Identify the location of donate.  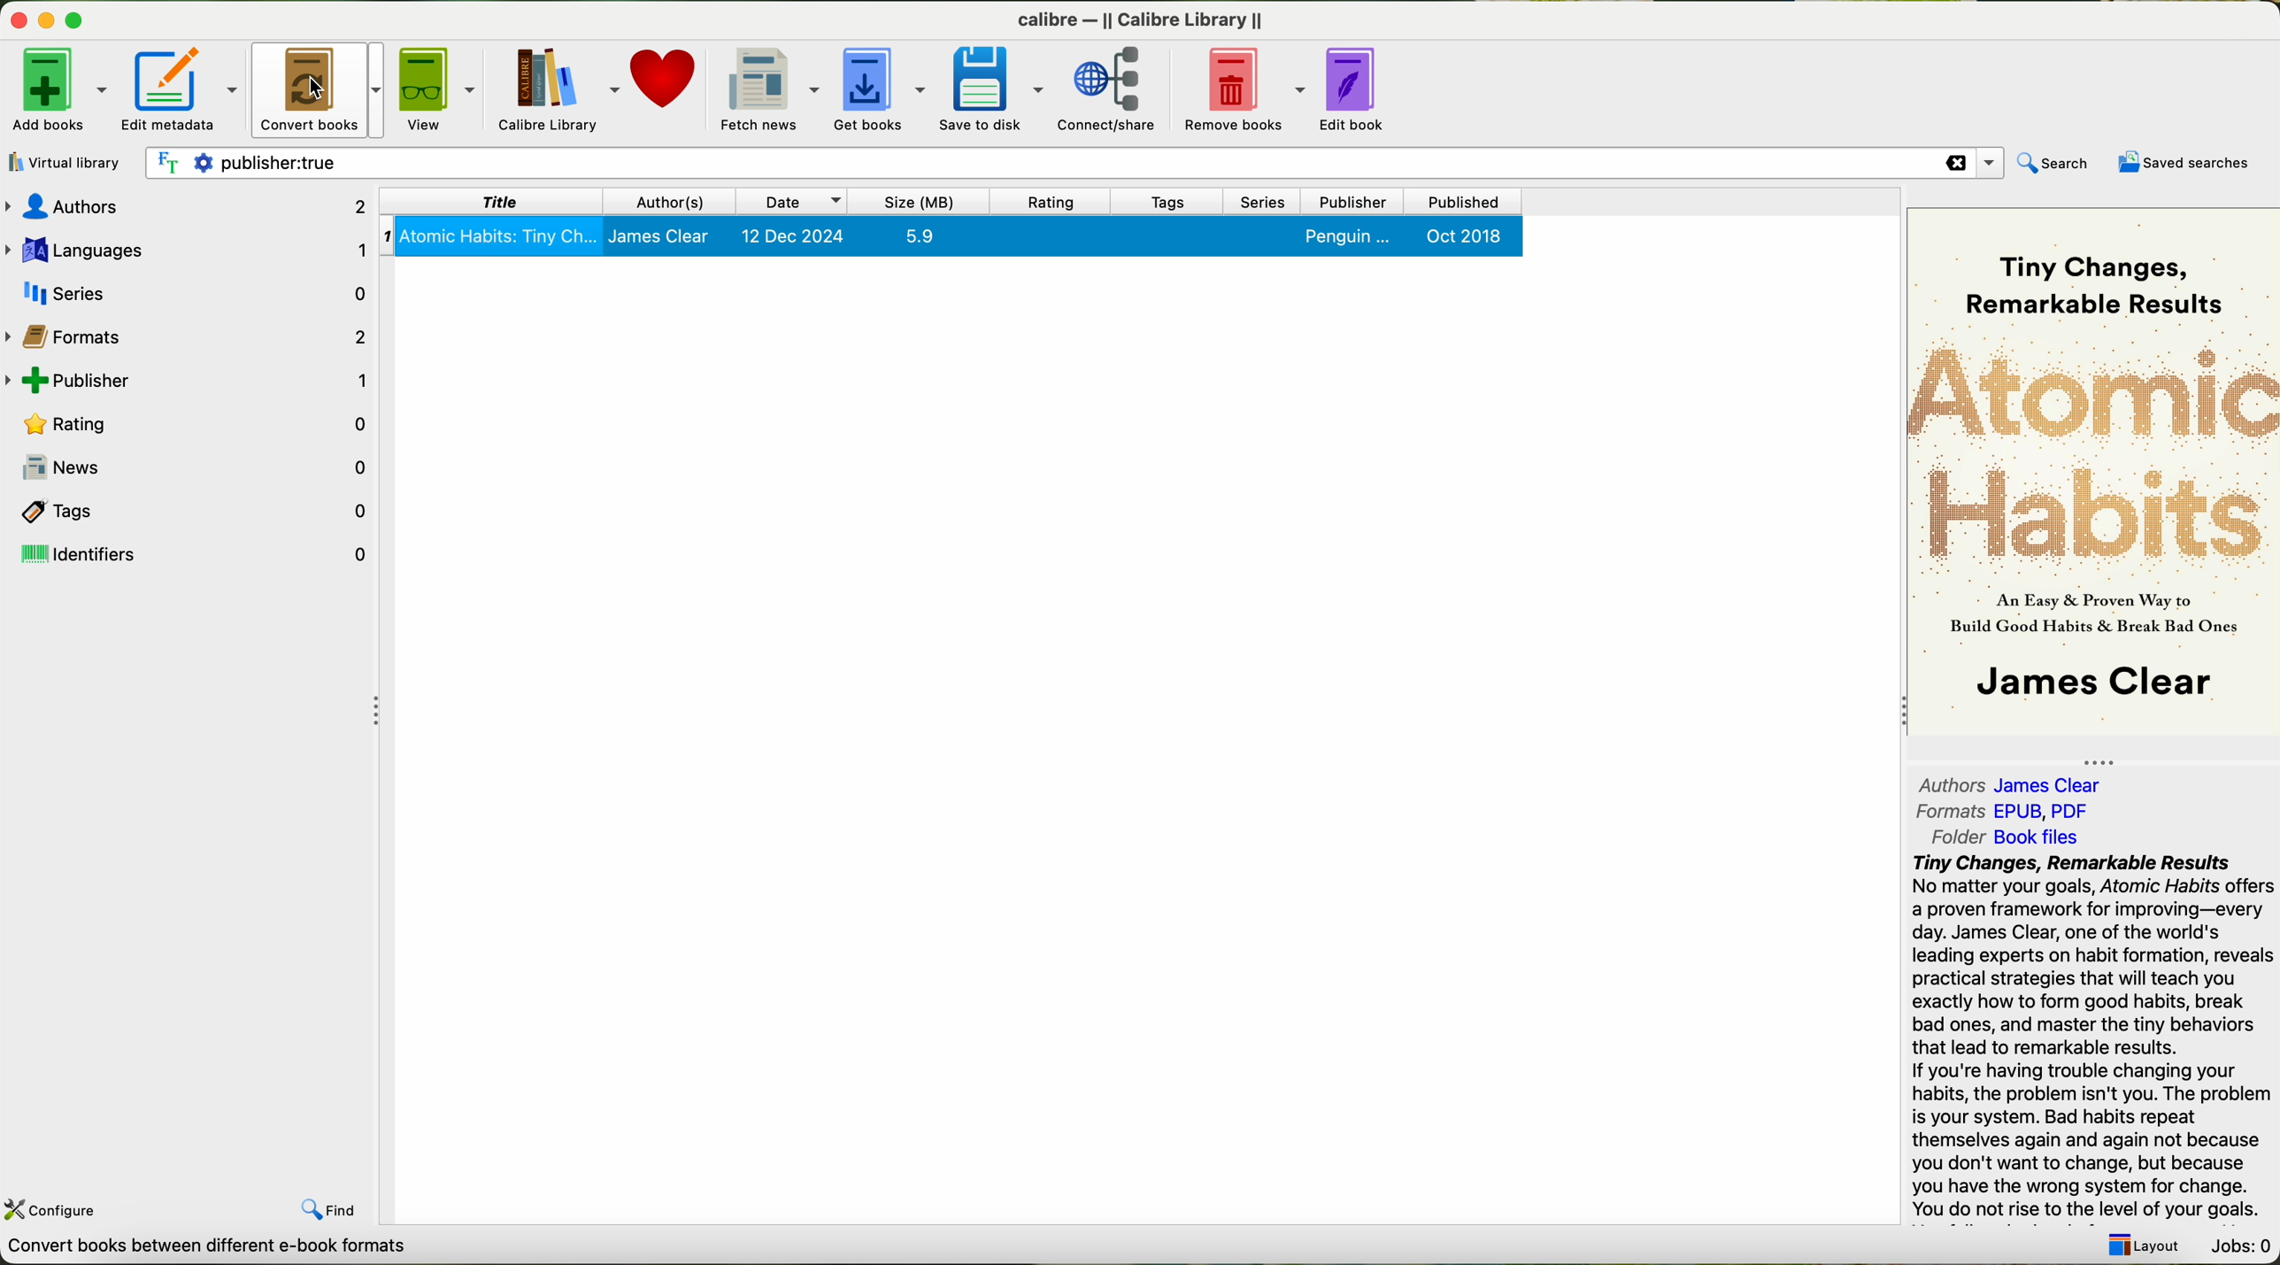
(666, 76).